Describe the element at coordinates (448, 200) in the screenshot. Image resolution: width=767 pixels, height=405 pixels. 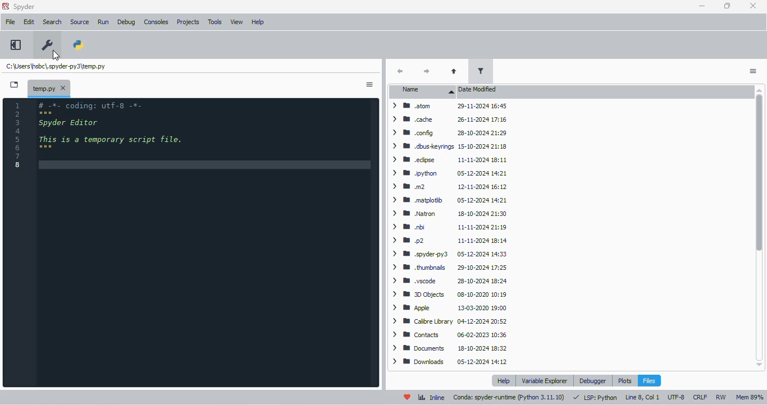
I see `> BB matplotib 05-12-2024 14:21` at that location.